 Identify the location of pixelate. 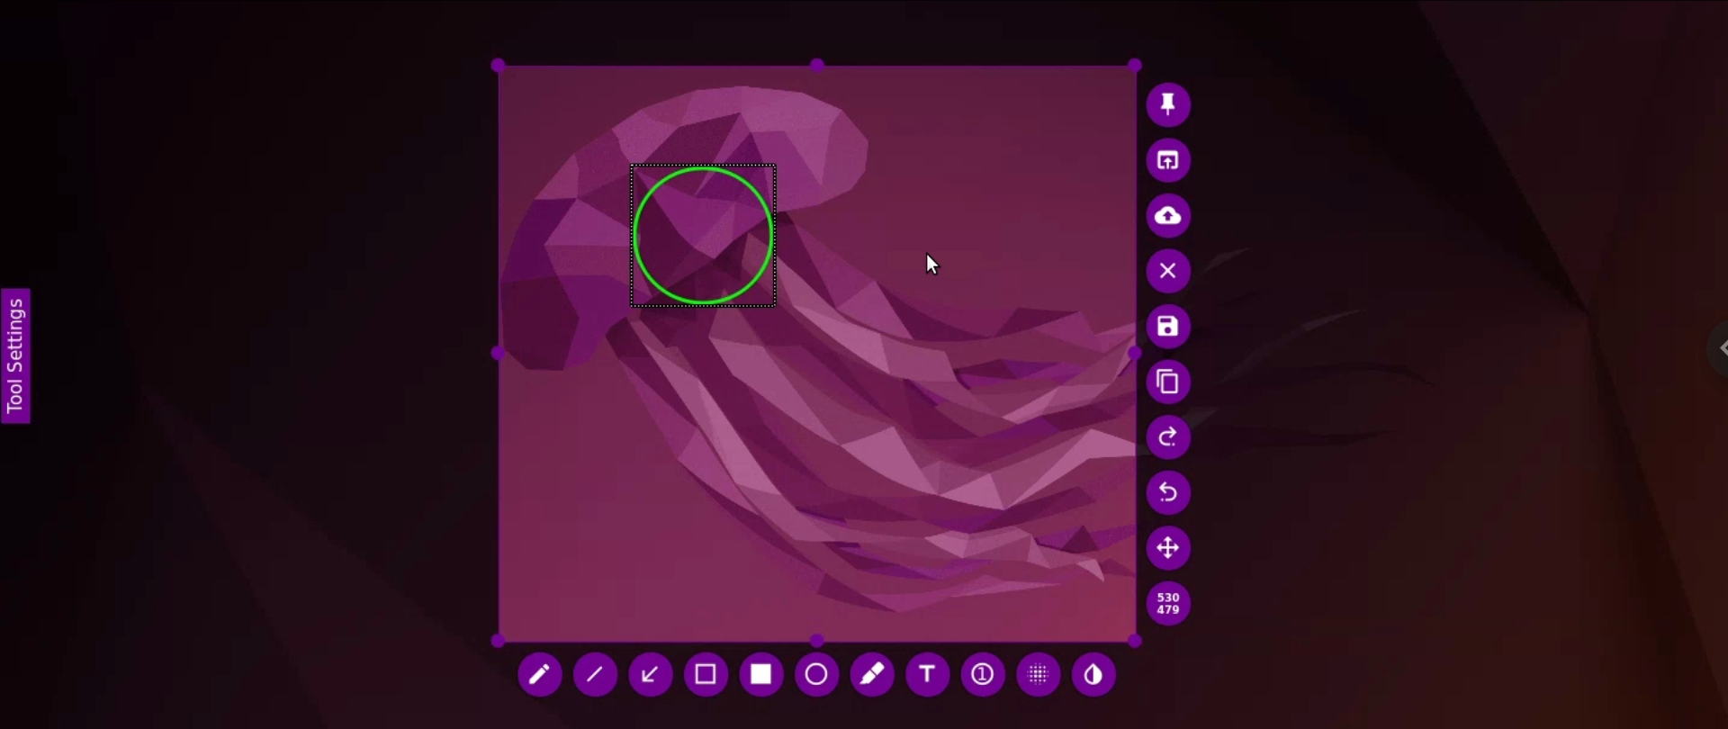
(1037, 675).